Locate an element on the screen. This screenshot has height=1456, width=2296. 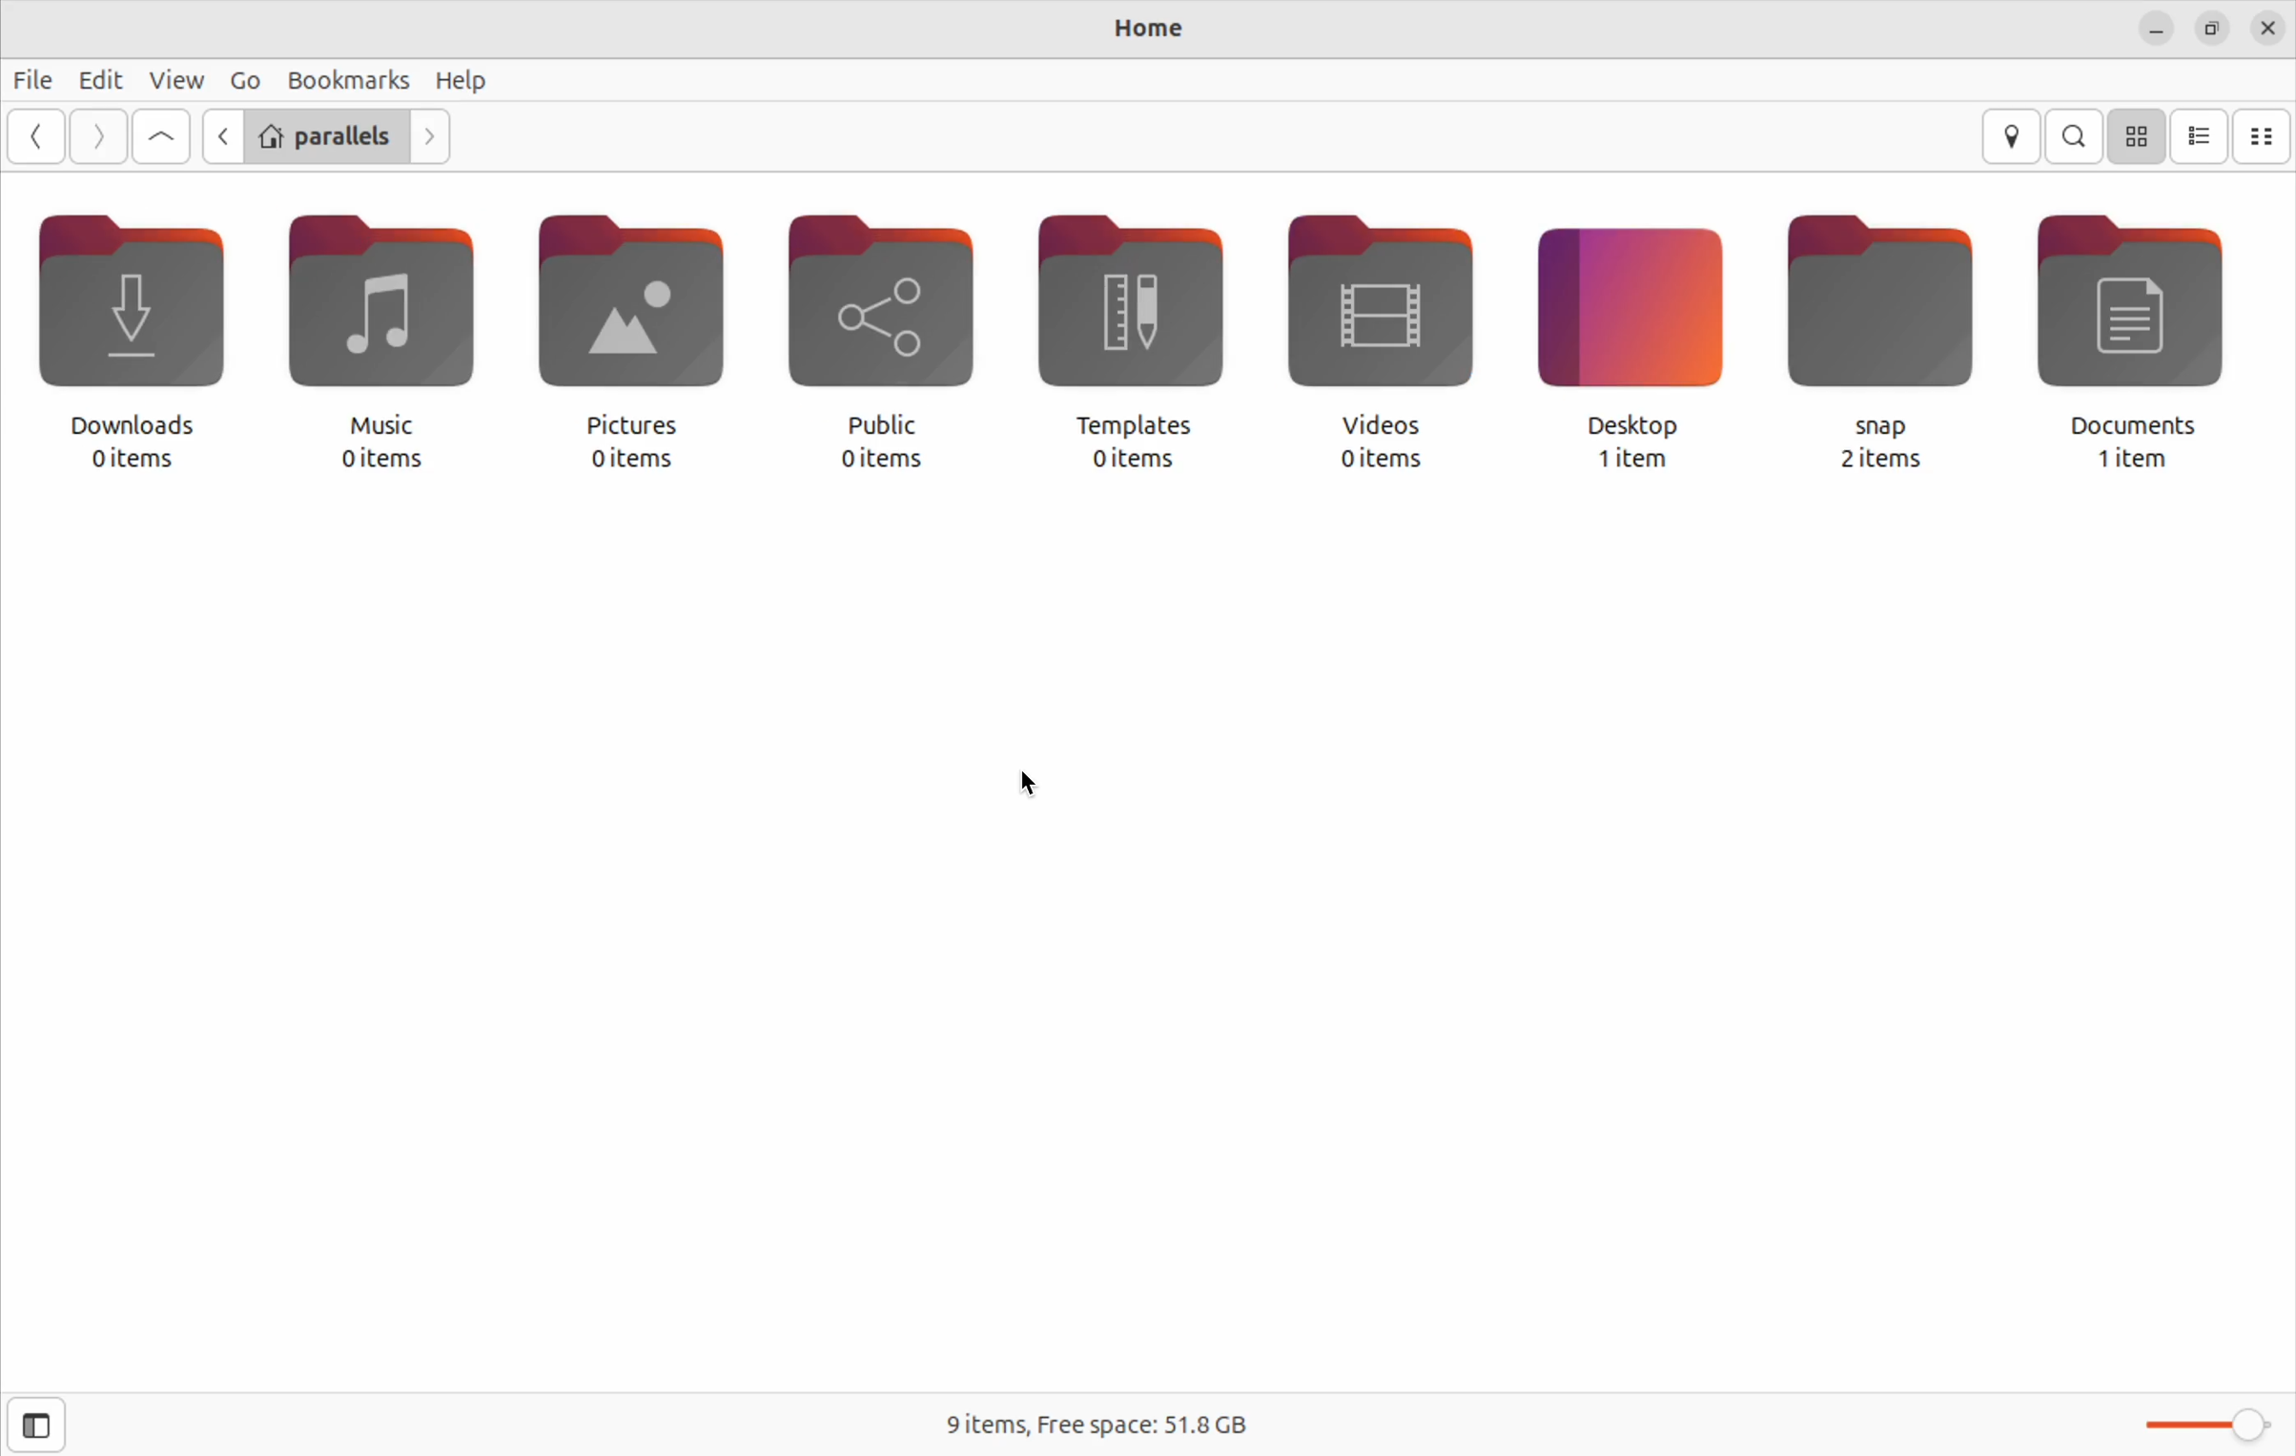
parallels is located at coordinates (323, 135).